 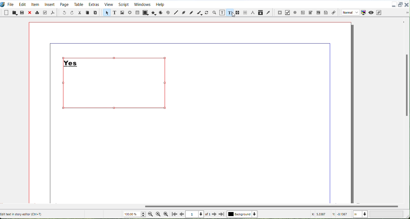 I want to click on Print, so click(x=38, y=12).